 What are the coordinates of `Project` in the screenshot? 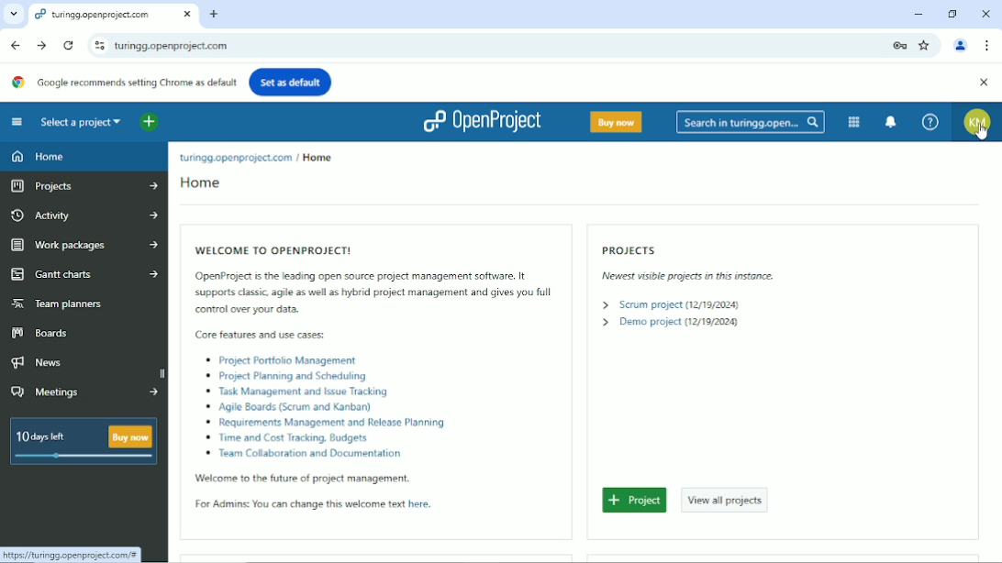 It's located at (636, 501).